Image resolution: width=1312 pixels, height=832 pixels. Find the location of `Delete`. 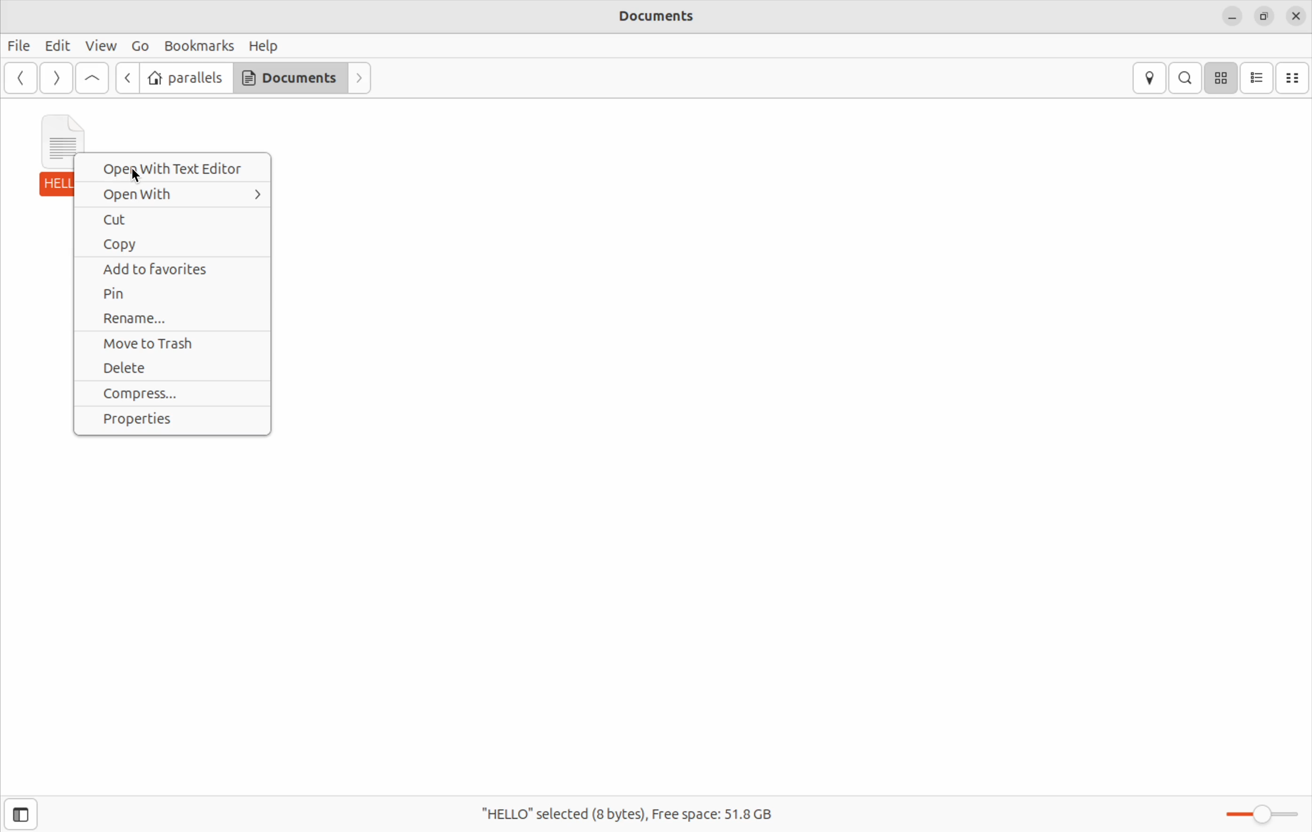

Delete is located at coordinates (175, 368).